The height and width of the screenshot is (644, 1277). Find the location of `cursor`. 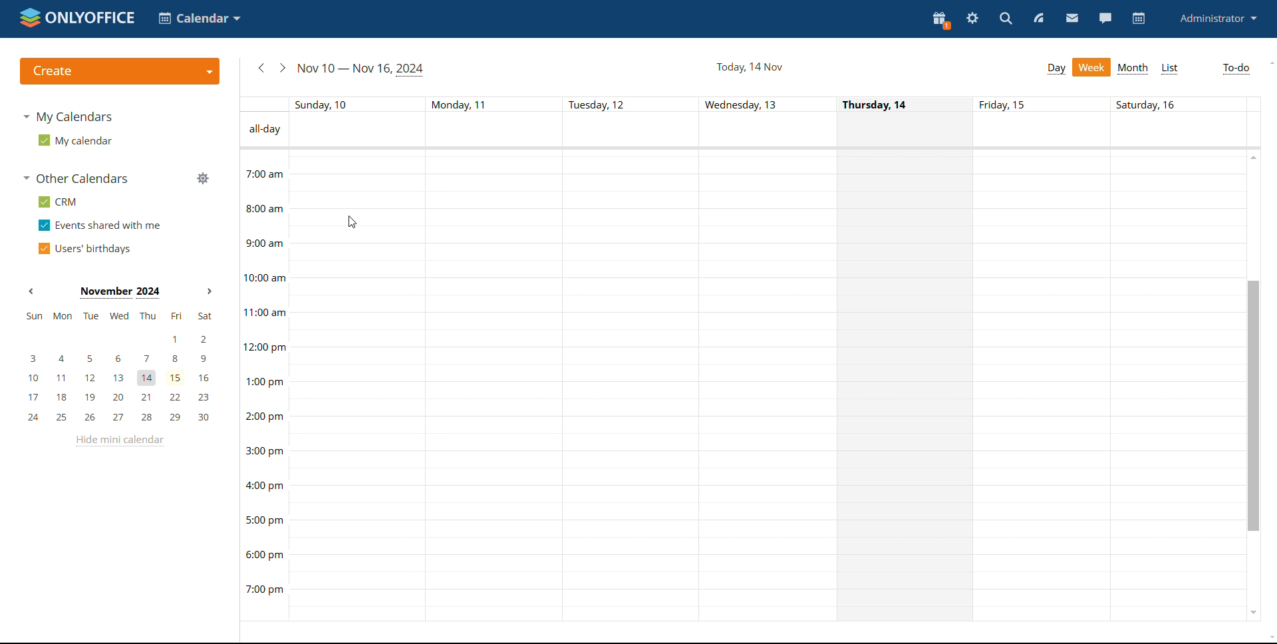

cursor is located at coordinates (353, 222).